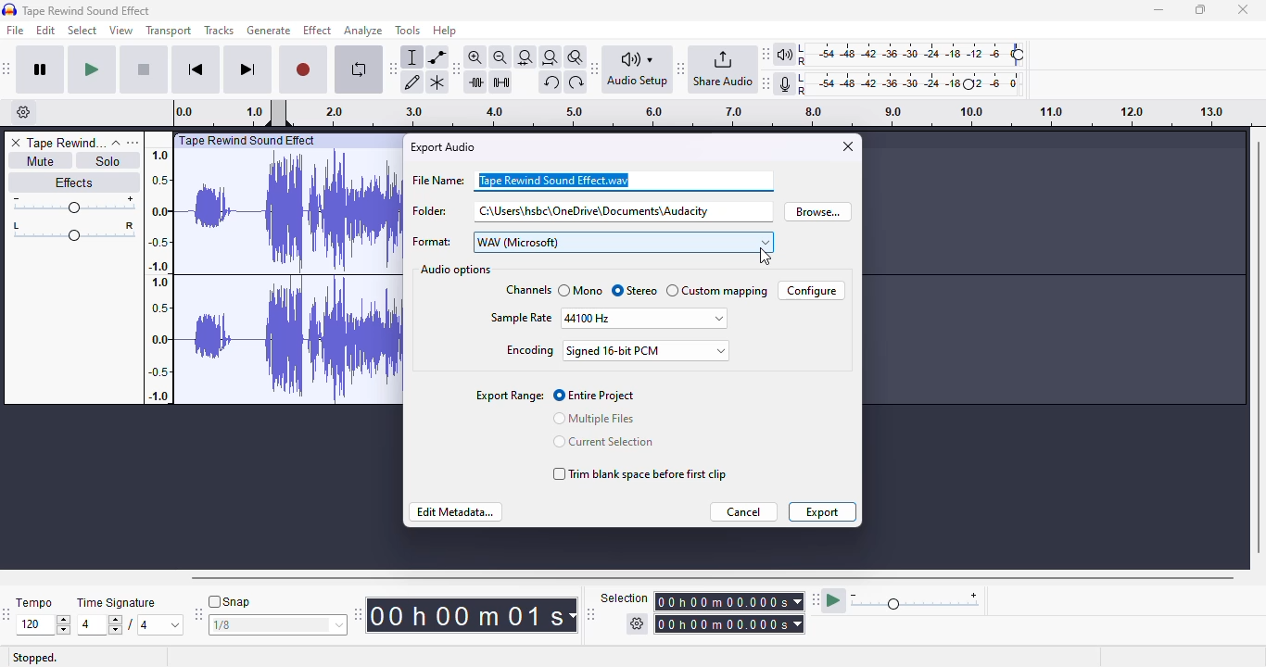  Describe the element at coordinates (456, 270) in the screenshot. I see `audio options` at that location.